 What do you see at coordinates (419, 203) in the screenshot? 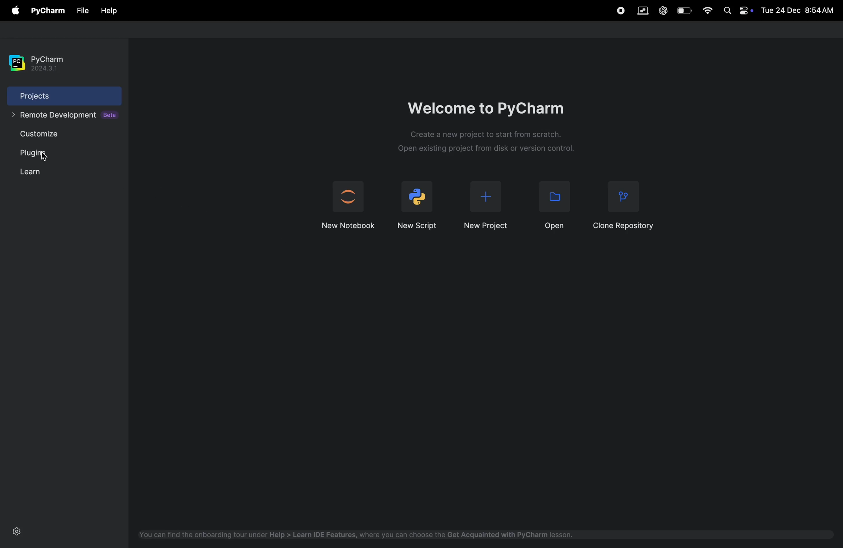
I see `Python script` at bounding box center [419, 203].